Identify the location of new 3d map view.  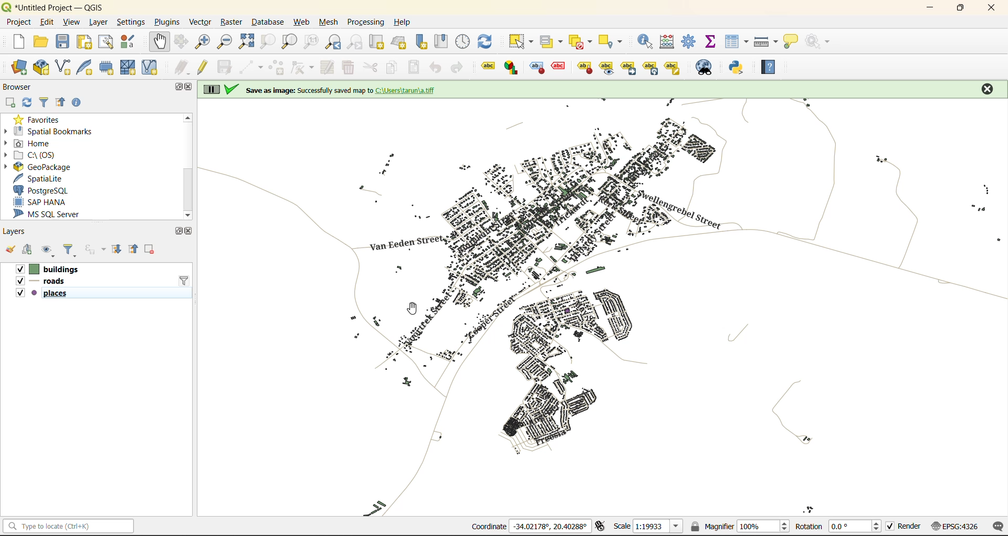
(399, 41).